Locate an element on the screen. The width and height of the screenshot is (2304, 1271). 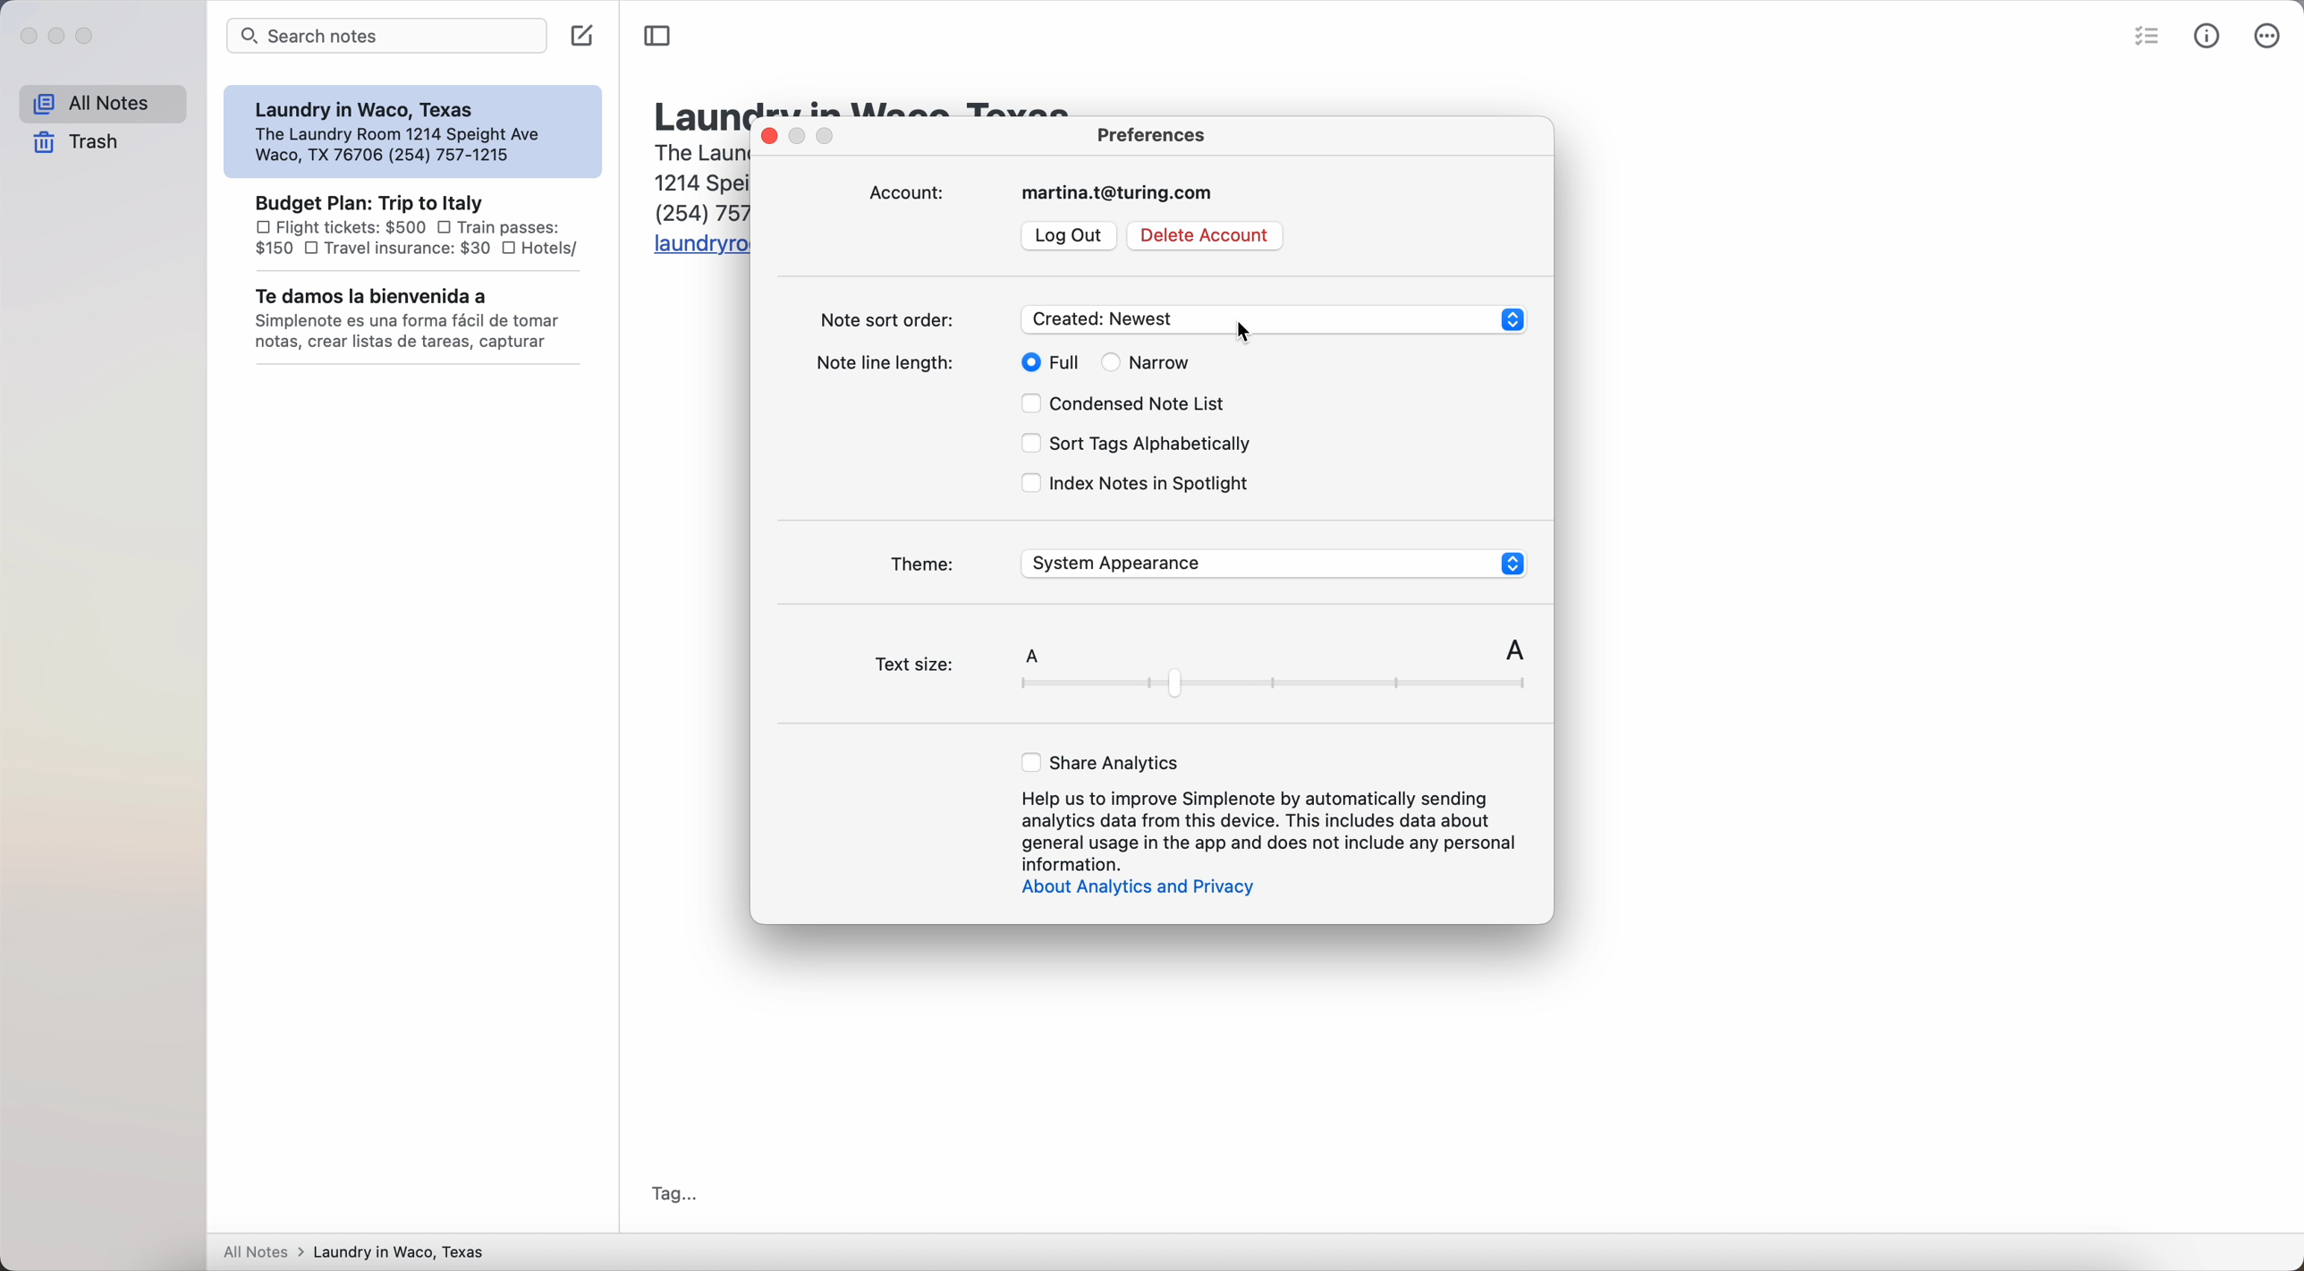
All notes is located at coordinates (102, 105).